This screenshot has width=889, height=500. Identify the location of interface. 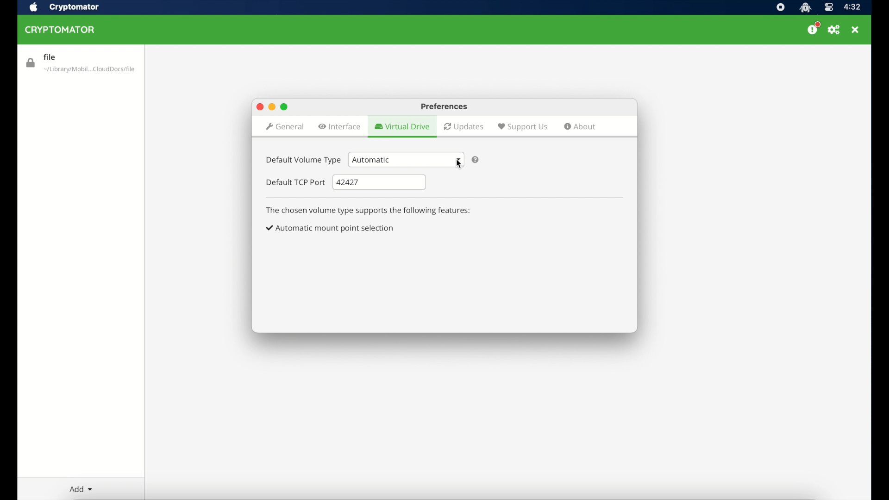
(340, 126).